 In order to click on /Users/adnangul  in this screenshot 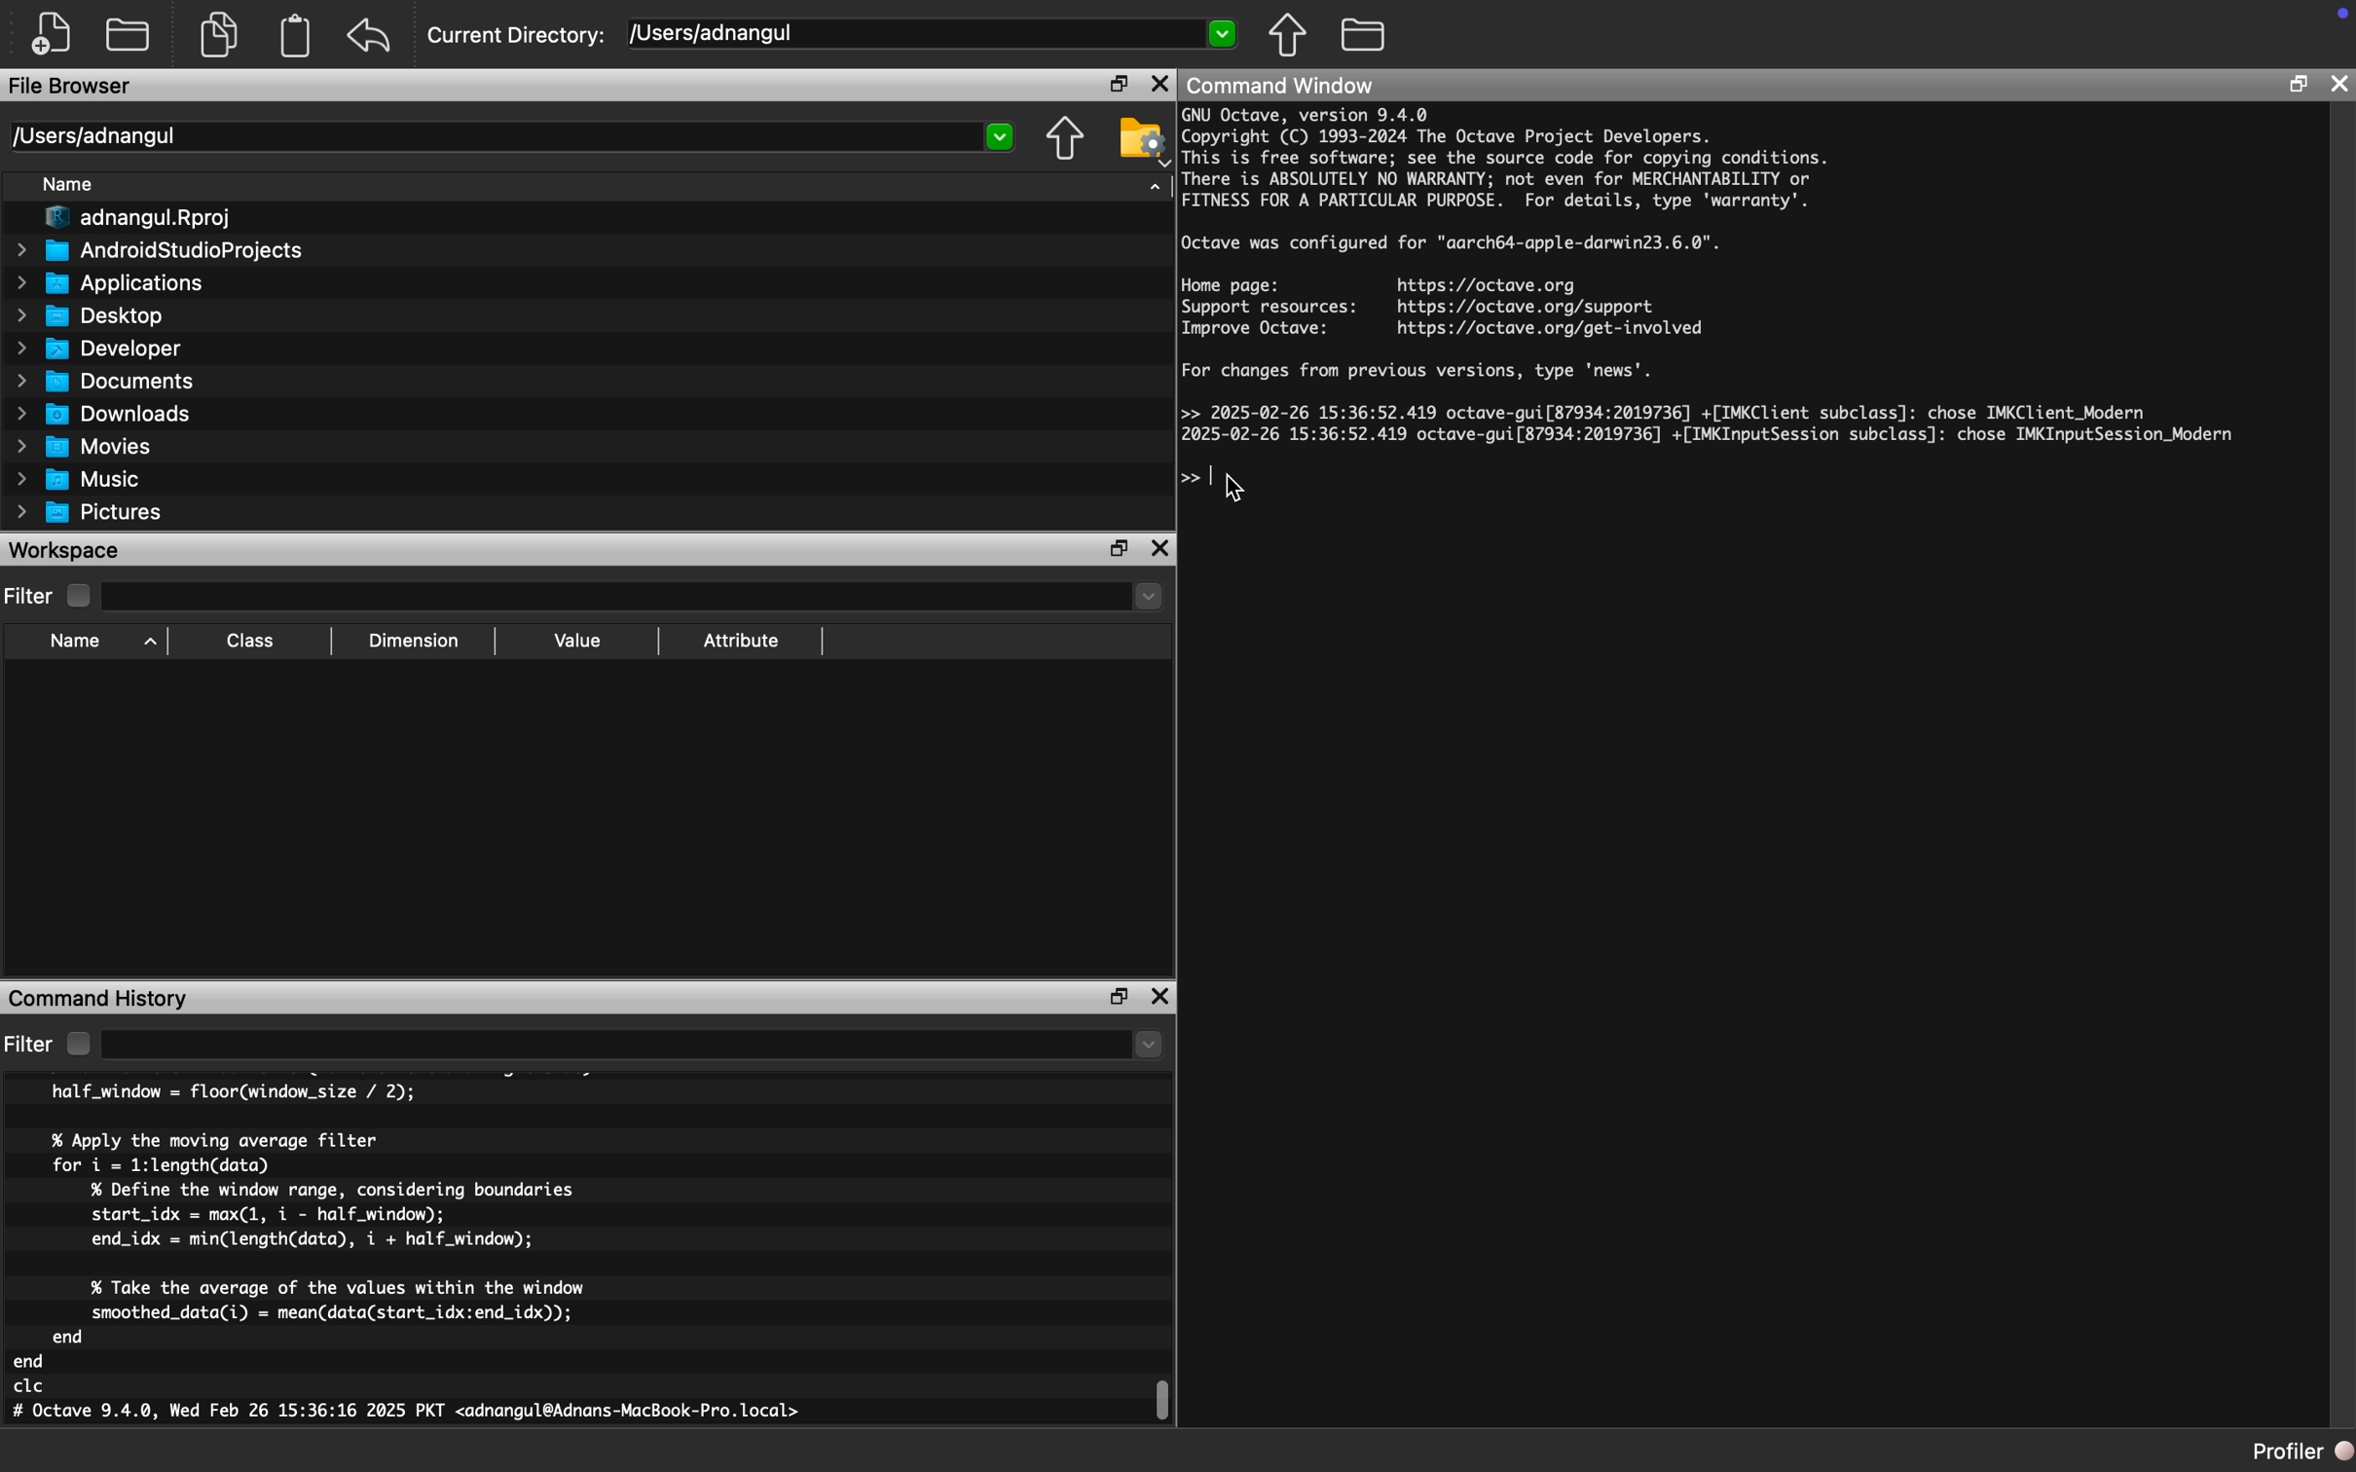, I will do `click(513, 135)`.